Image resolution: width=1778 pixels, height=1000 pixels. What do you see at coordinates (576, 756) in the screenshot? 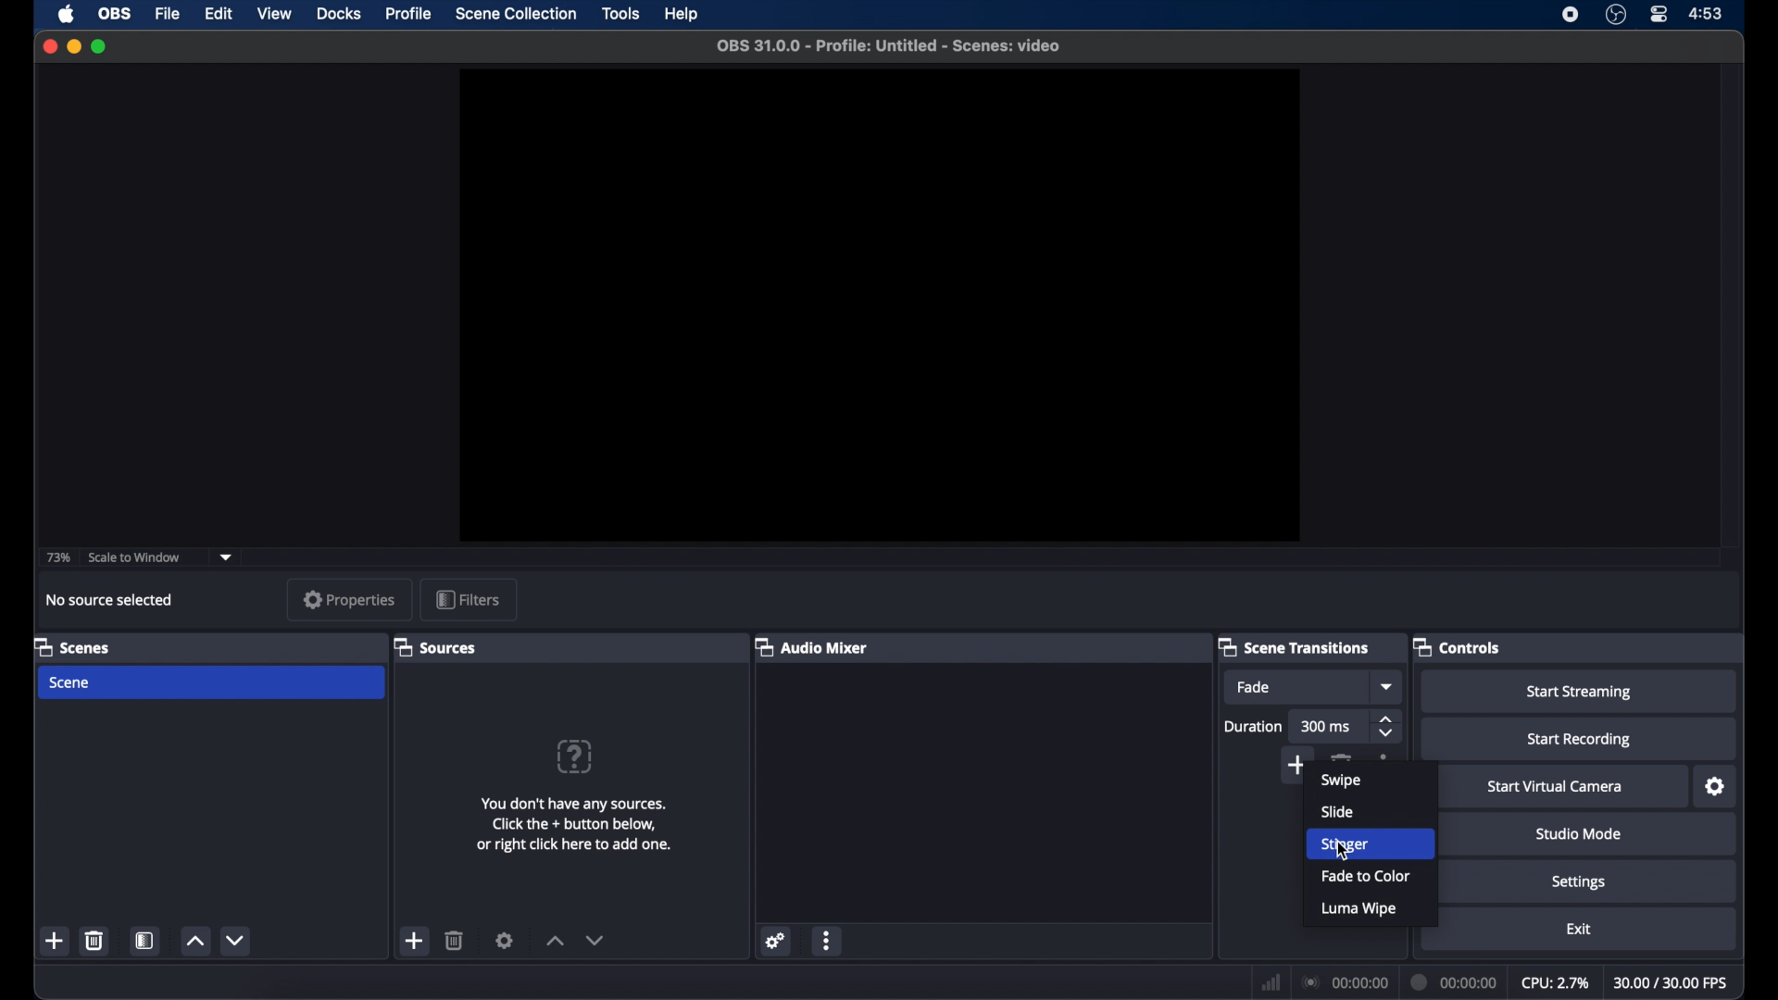
I see `question mark` at bounding box center [576, 756].